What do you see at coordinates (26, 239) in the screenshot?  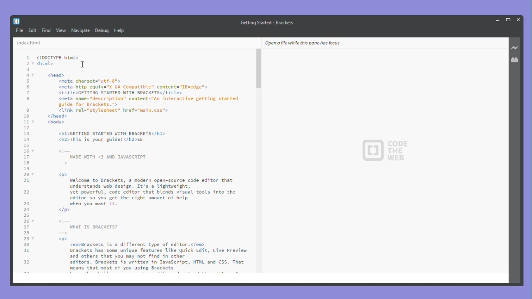 I see `29` at bounding box center [26, 239].